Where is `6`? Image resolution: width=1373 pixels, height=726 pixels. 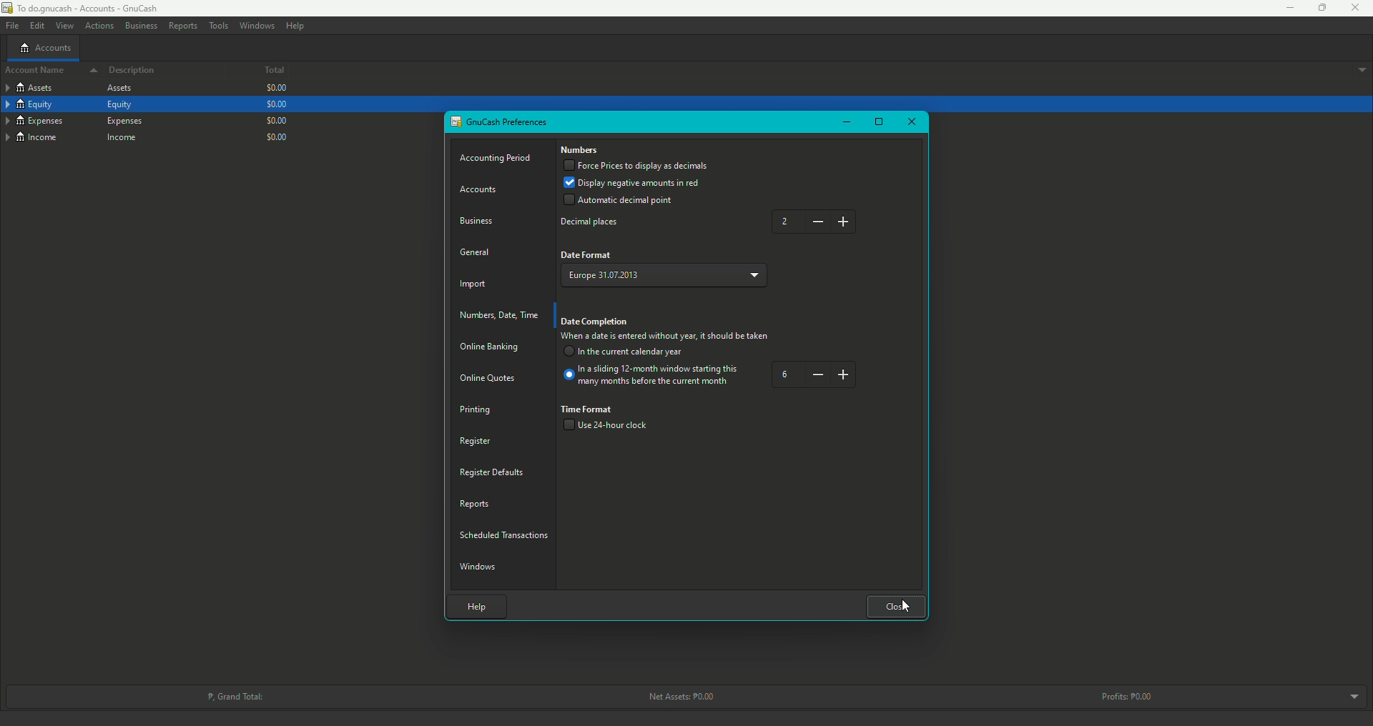
6 is located at coordinates (815, 375).